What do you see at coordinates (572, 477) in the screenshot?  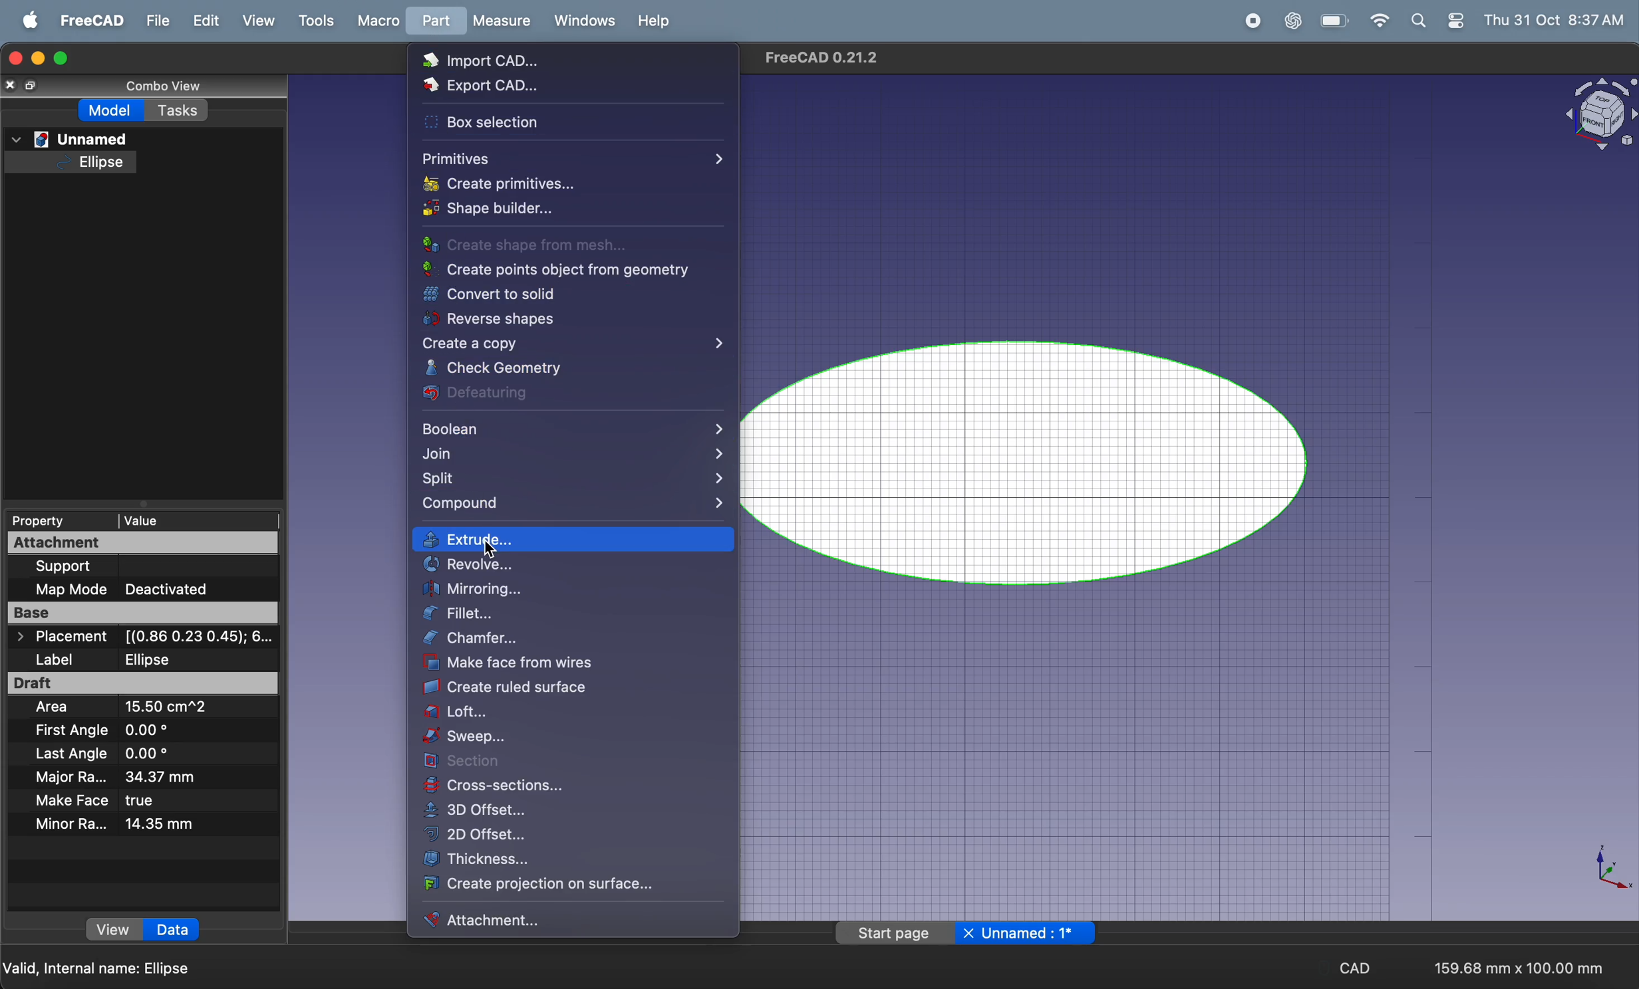 I see `split` at bounding box center [572, 477].